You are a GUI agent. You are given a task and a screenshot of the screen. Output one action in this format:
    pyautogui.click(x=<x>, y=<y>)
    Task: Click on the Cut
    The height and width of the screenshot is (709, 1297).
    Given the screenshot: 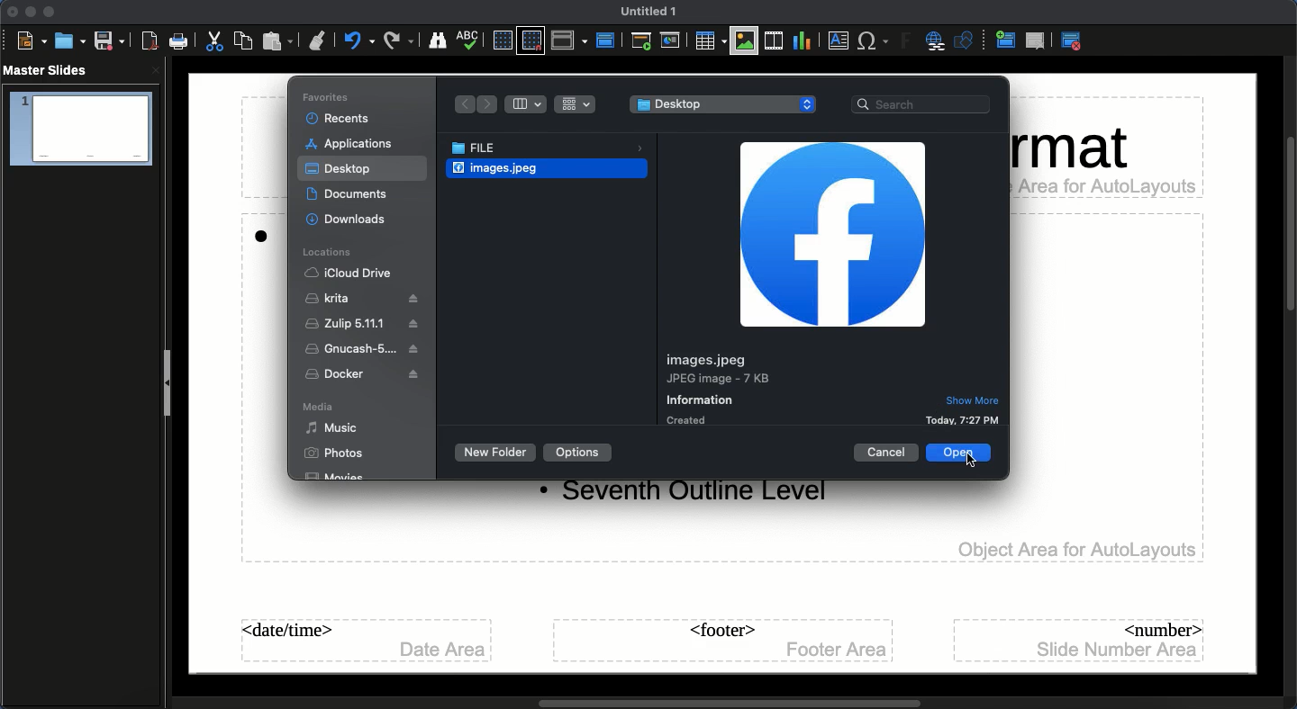 What is the action you would take?
    pyautogui.click(x=214, y=41)
    